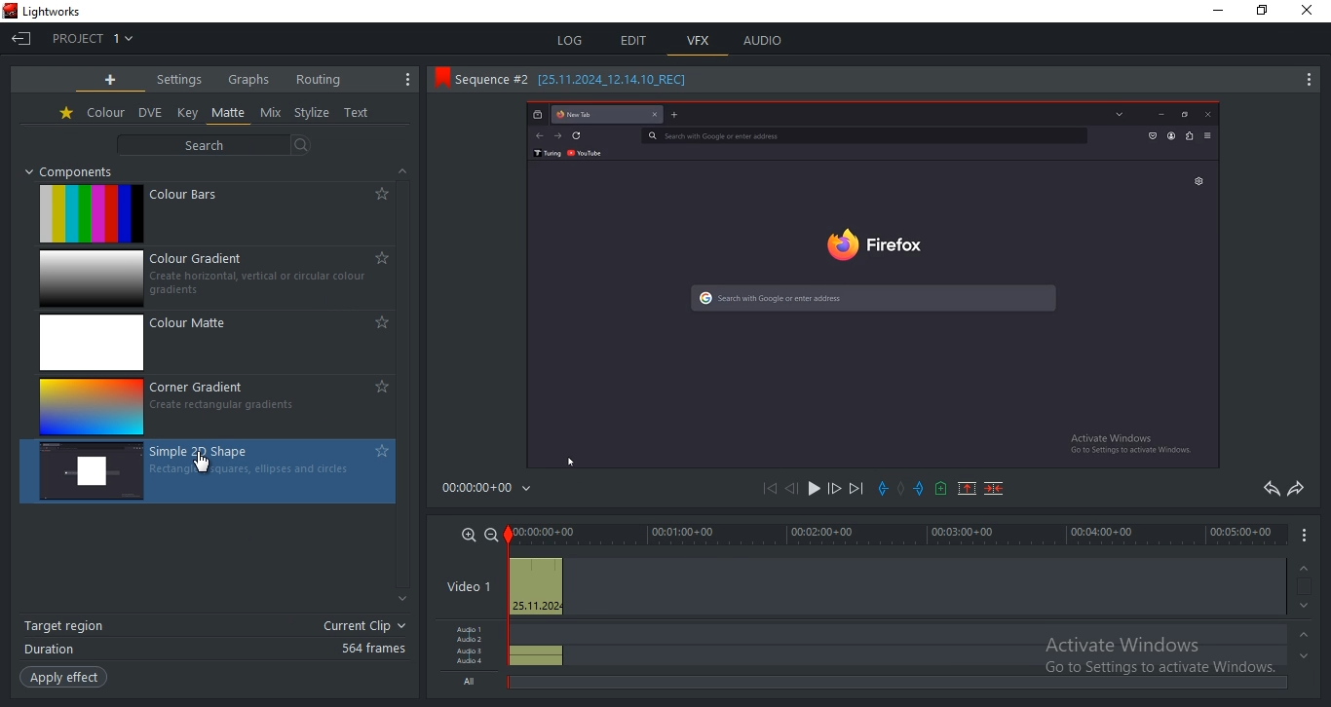 The width and height of the screenshot is (1331, 707). I want to click on key, so click(188, 112).